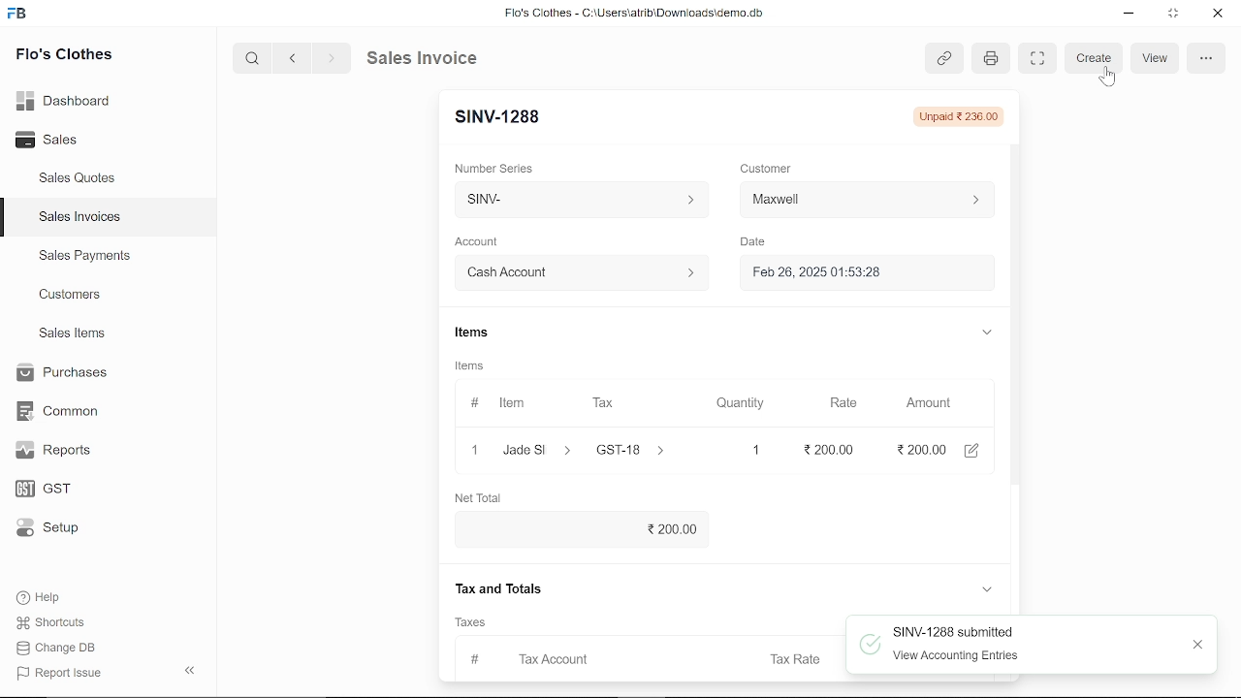 The image size is (1241, 698). I want to click on Quantity, so click(736, 404).